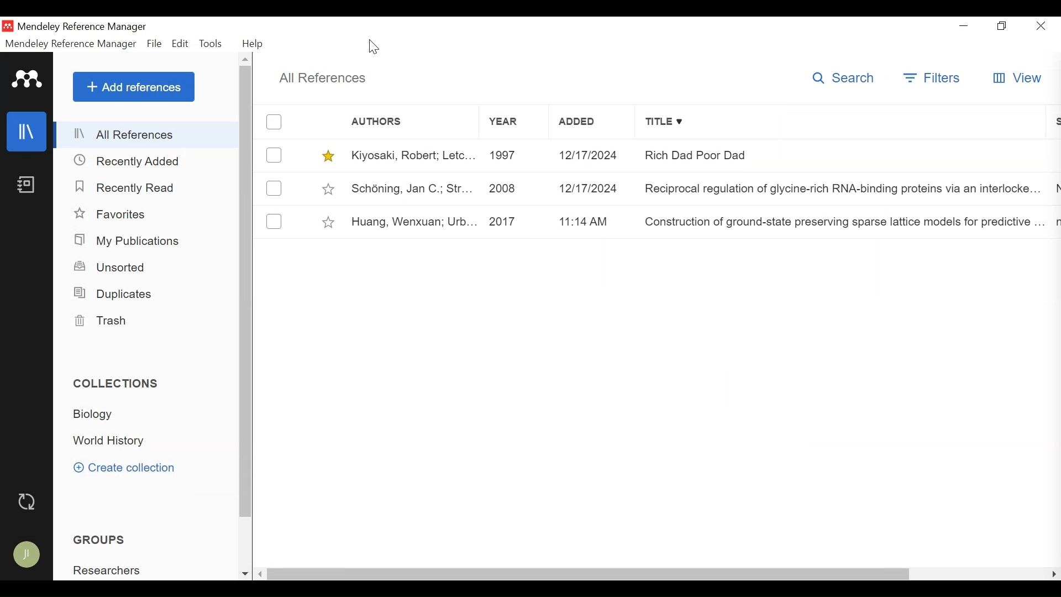 The width and height of the screenshot is (1061, 597). I want to click on Groups, so click(98, 540).